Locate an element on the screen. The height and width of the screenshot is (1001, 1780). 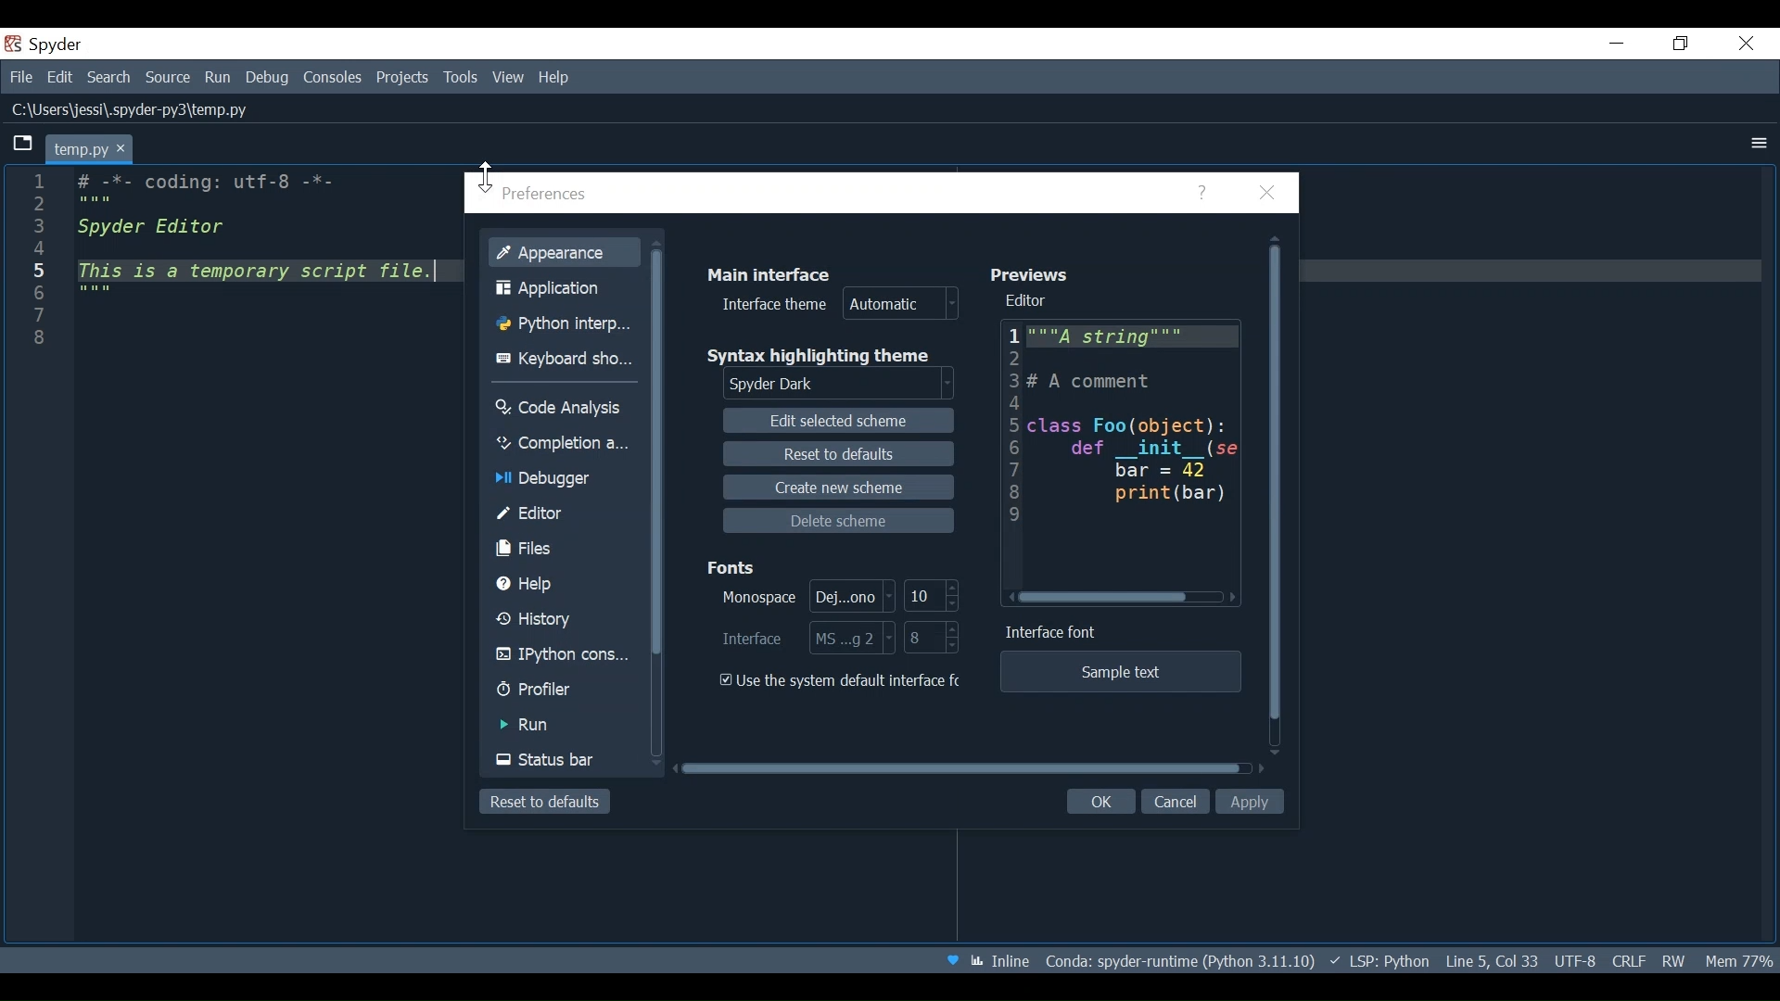
Edit selected scheme is located at coordinates (838, 421).